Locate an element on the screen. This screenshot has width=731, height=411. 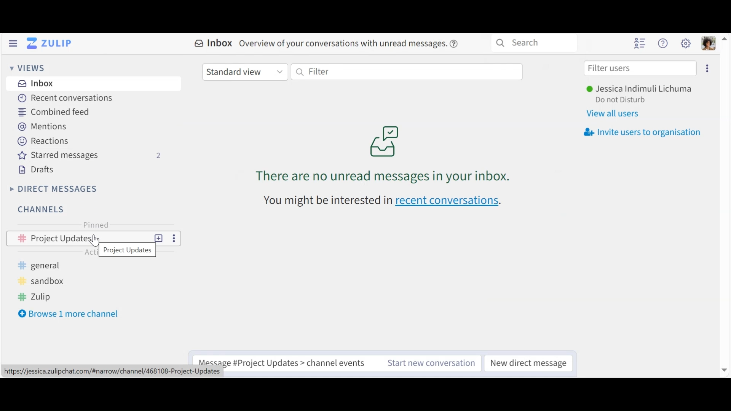
Status is located at coordinates (622, 101).